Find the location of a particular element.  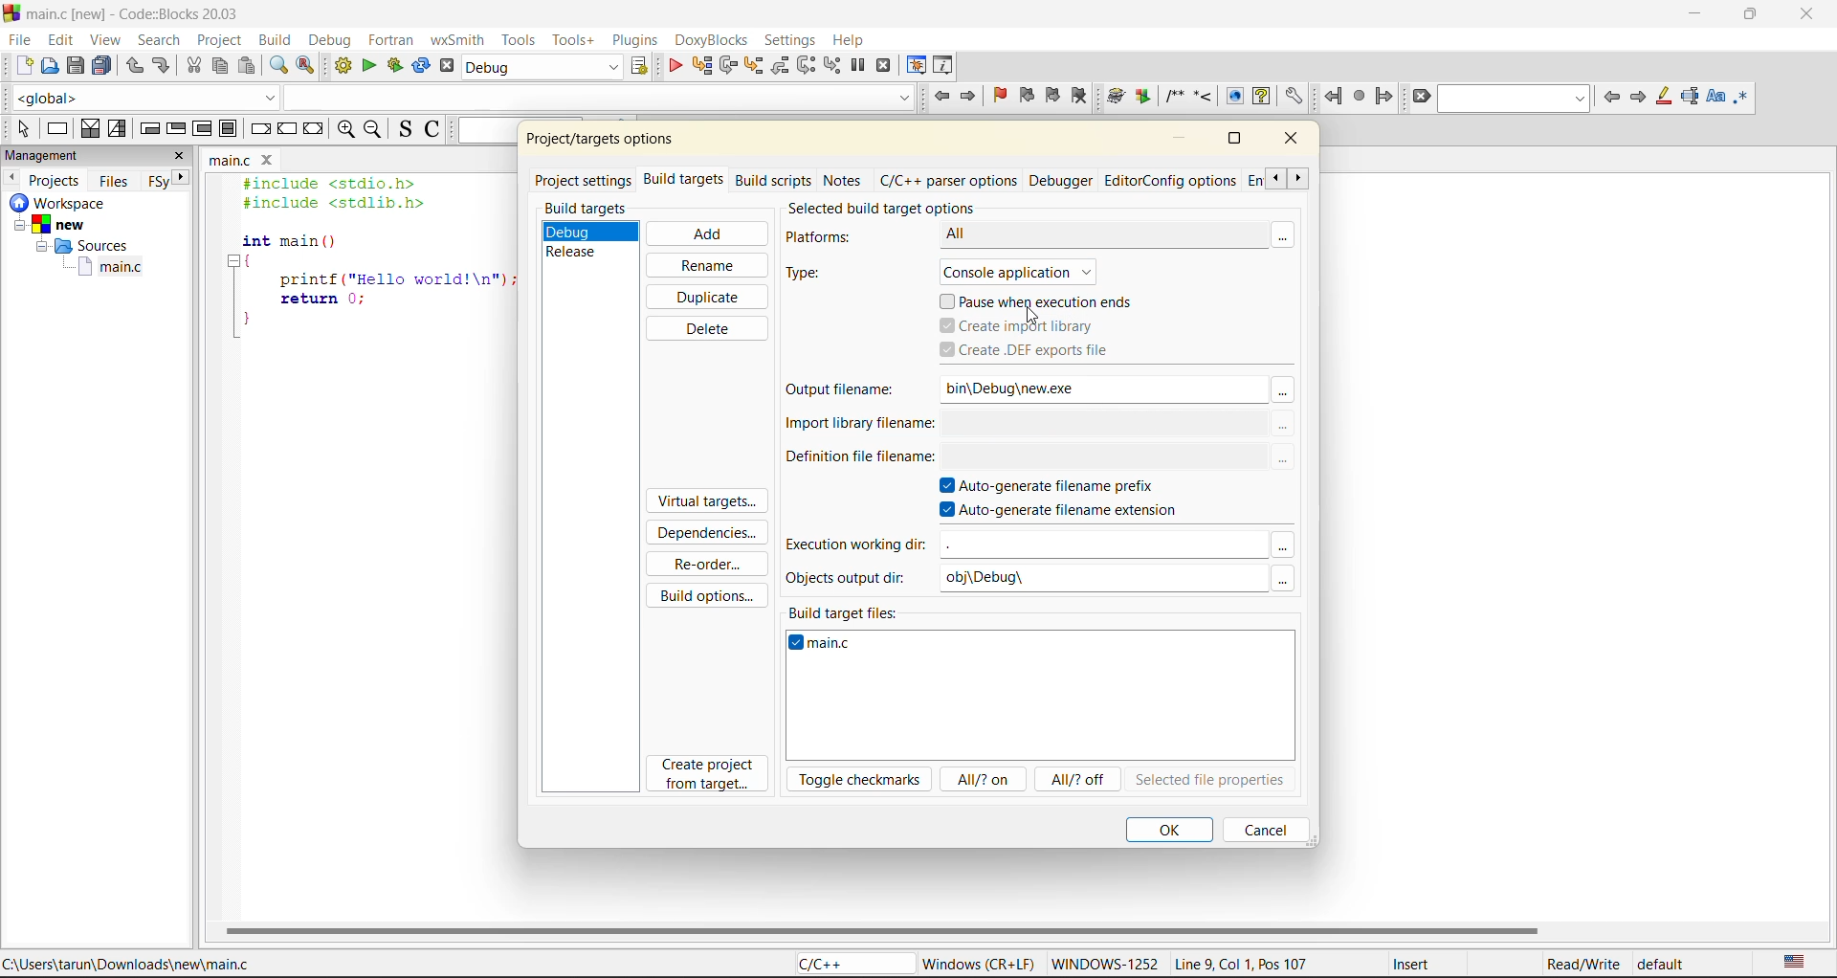

search is located at coordinates (160, 40).